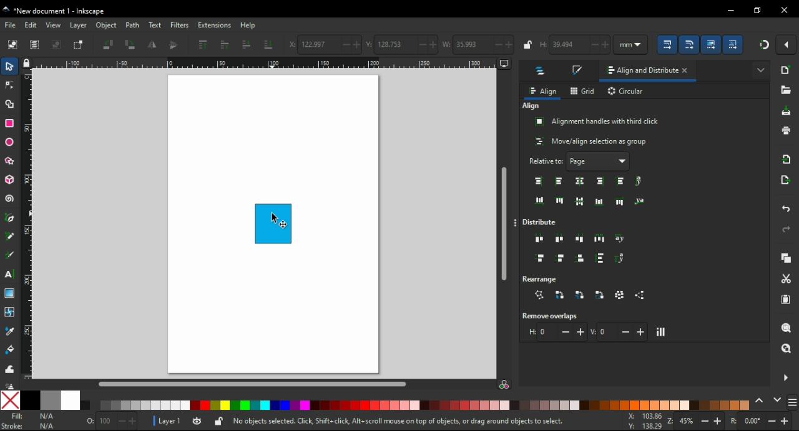  I want to click on more options, so click(516, 224).